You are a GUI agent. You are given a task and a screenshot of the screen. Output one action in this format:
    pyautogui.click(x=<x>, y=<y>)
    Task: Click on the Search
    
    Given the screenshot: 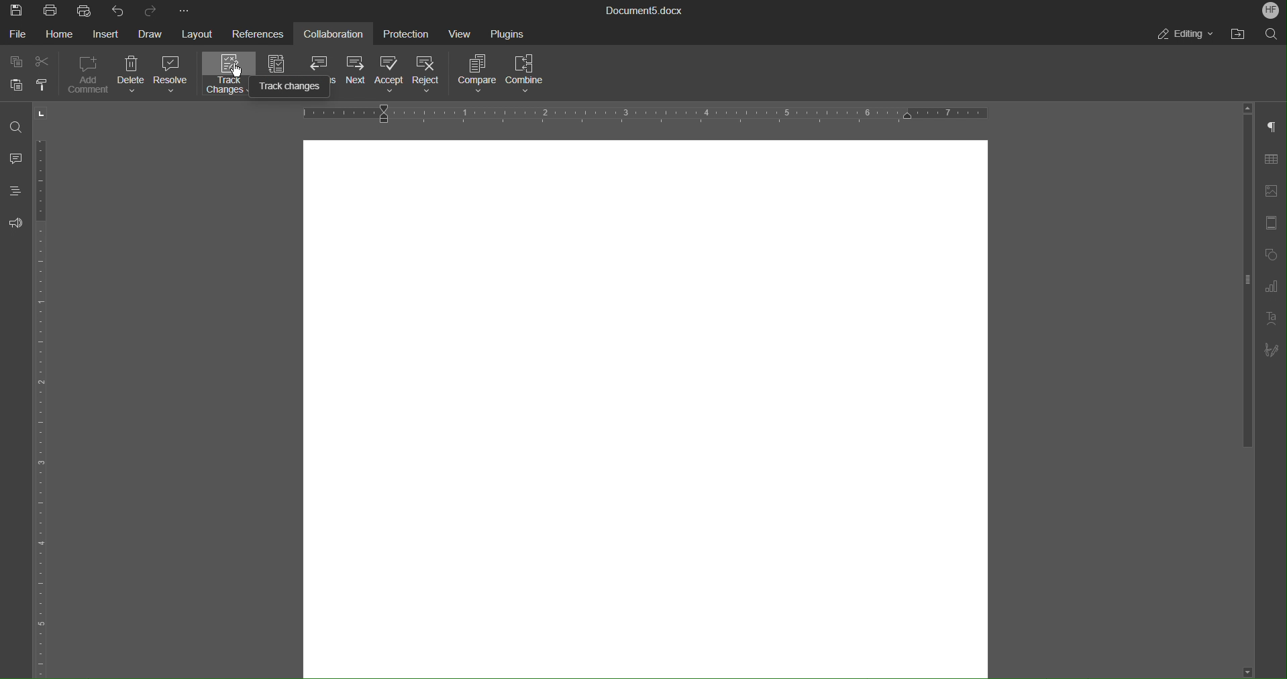 What is the action you would take?
    pyautogui.click(x=1270, y=34)
    